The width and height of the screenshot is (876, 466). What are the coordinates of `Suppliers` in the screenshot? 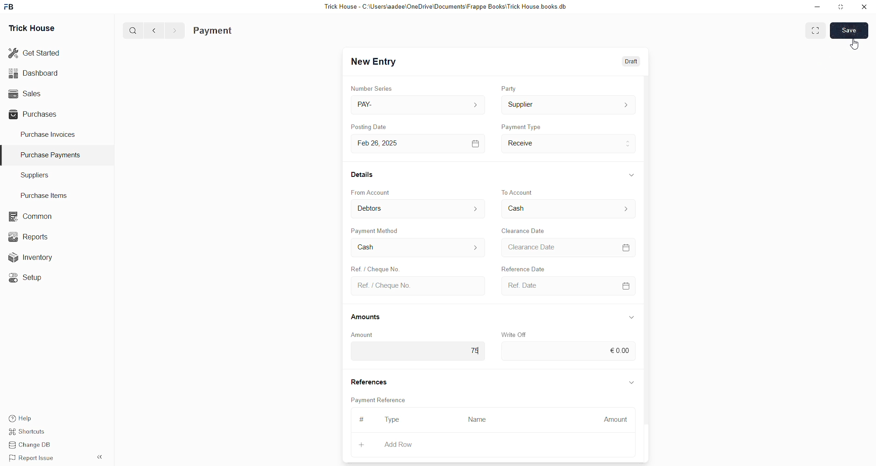 It's located at (45, 176).